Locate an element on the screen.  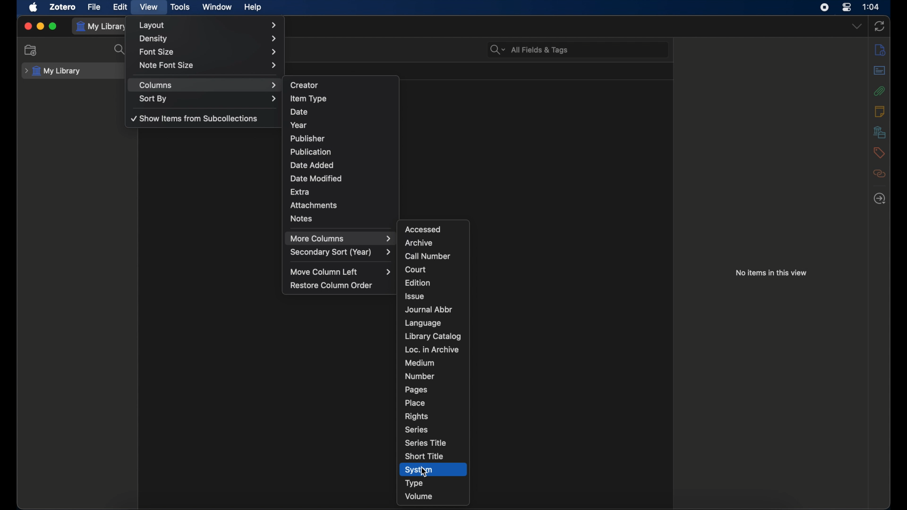
attachments is located at coordinates (314, 205).